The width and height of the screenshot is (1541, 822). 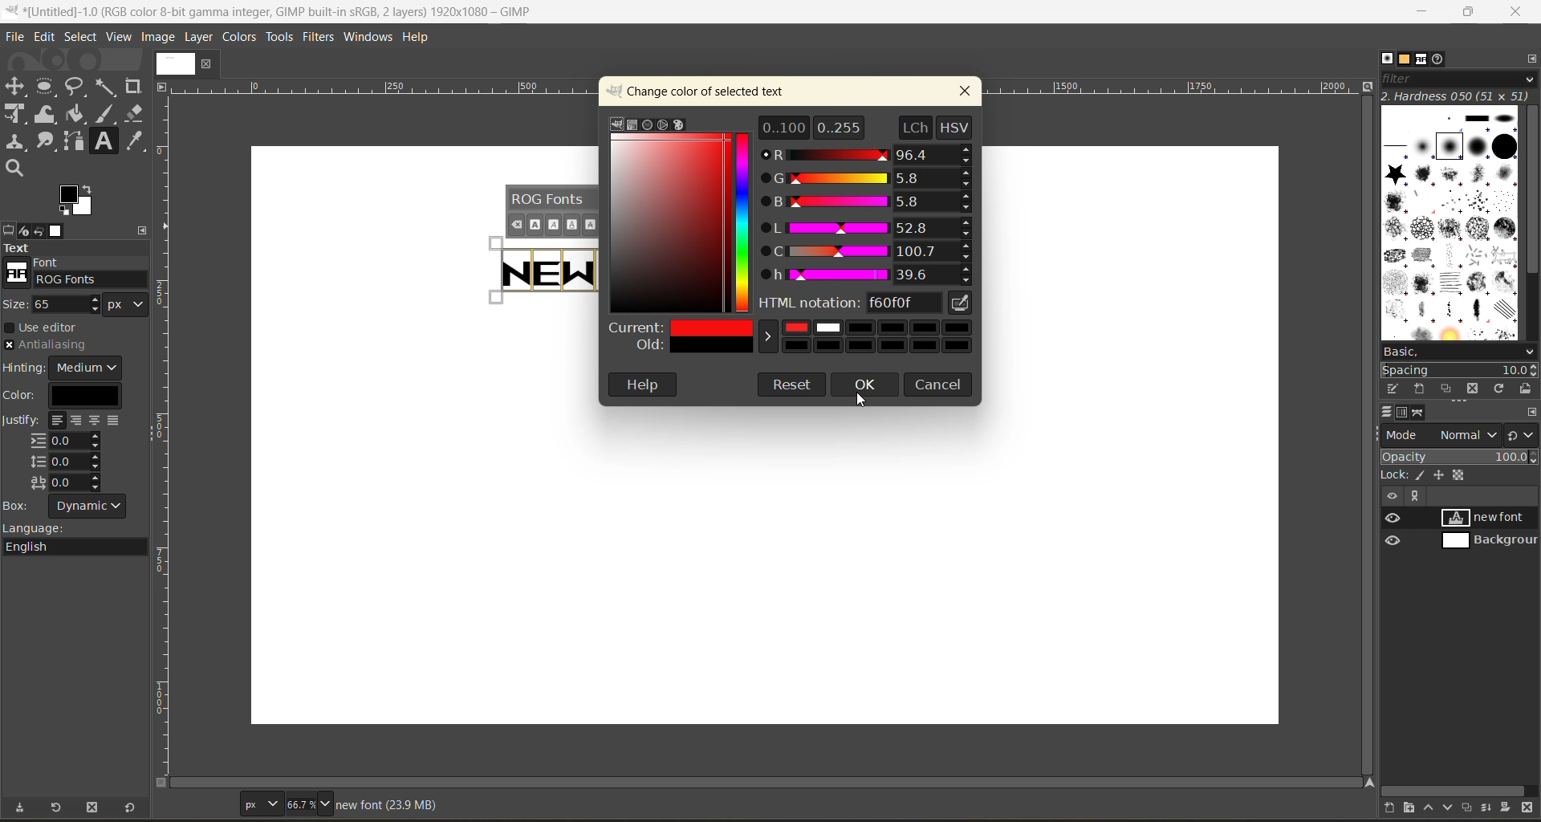 What do you see at coordinates (1460, 353) in the screenshot?
I see `basic` at bounding box center [1460, 353].